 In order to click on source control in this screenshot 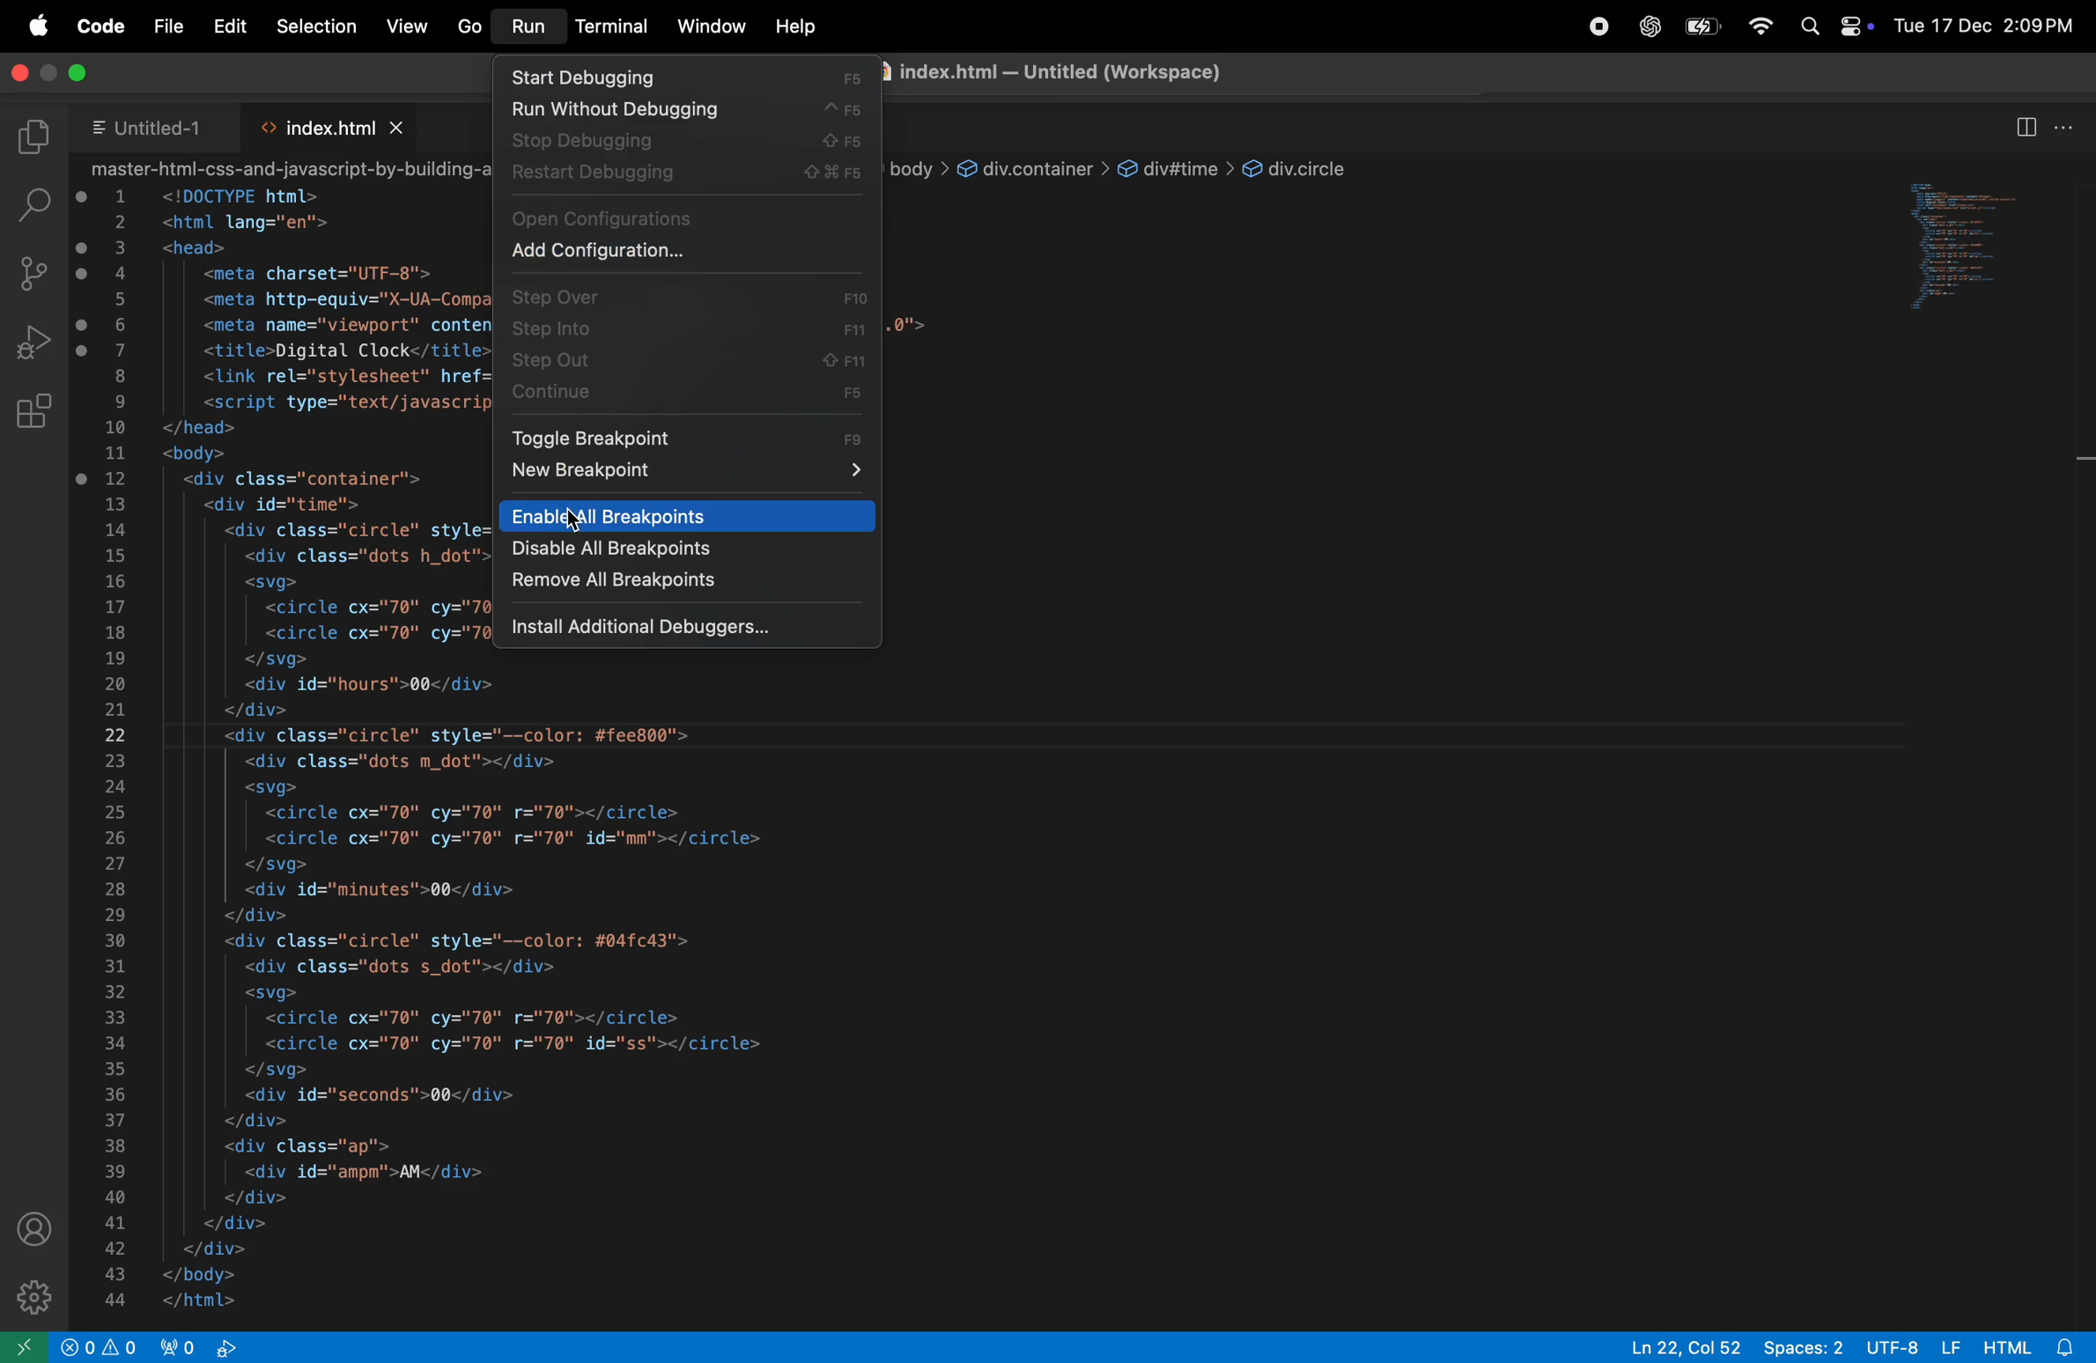, I will do `click(30, 273)`.